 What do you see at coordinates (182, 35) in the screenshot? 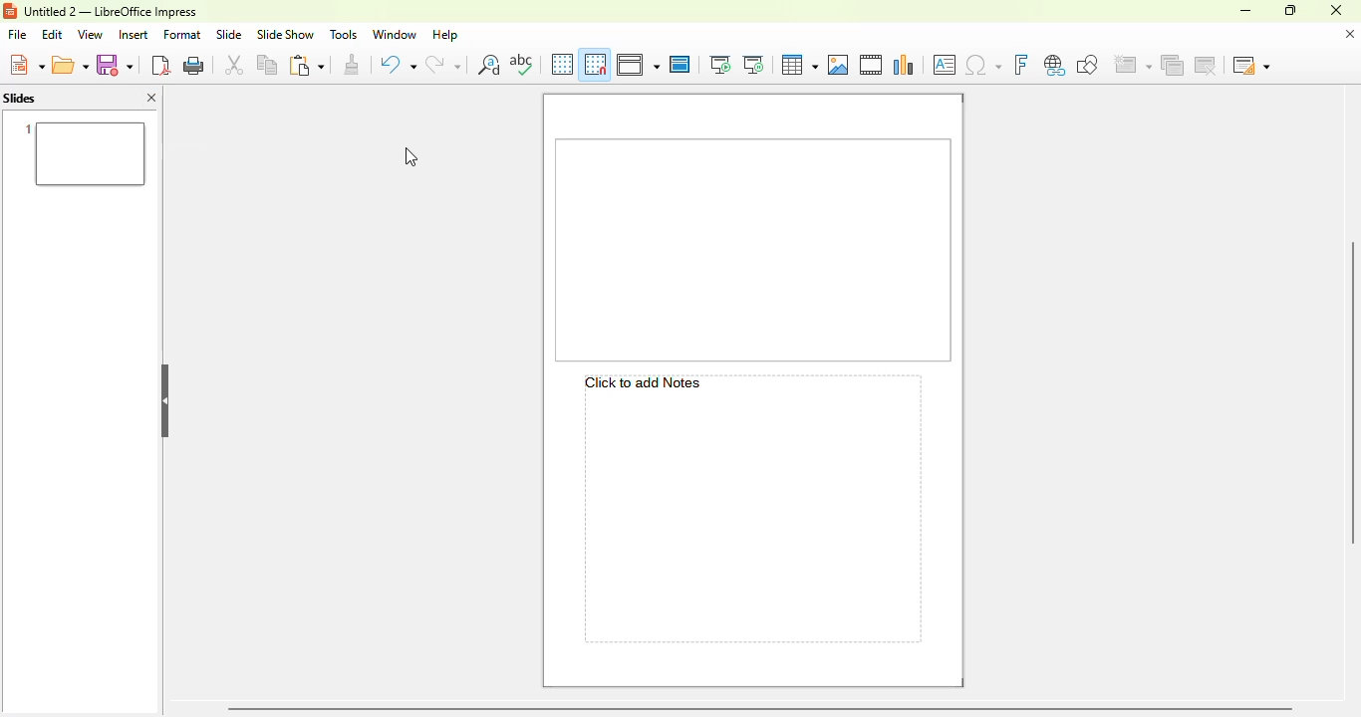
I see `format` at bounding box center [182, 35].